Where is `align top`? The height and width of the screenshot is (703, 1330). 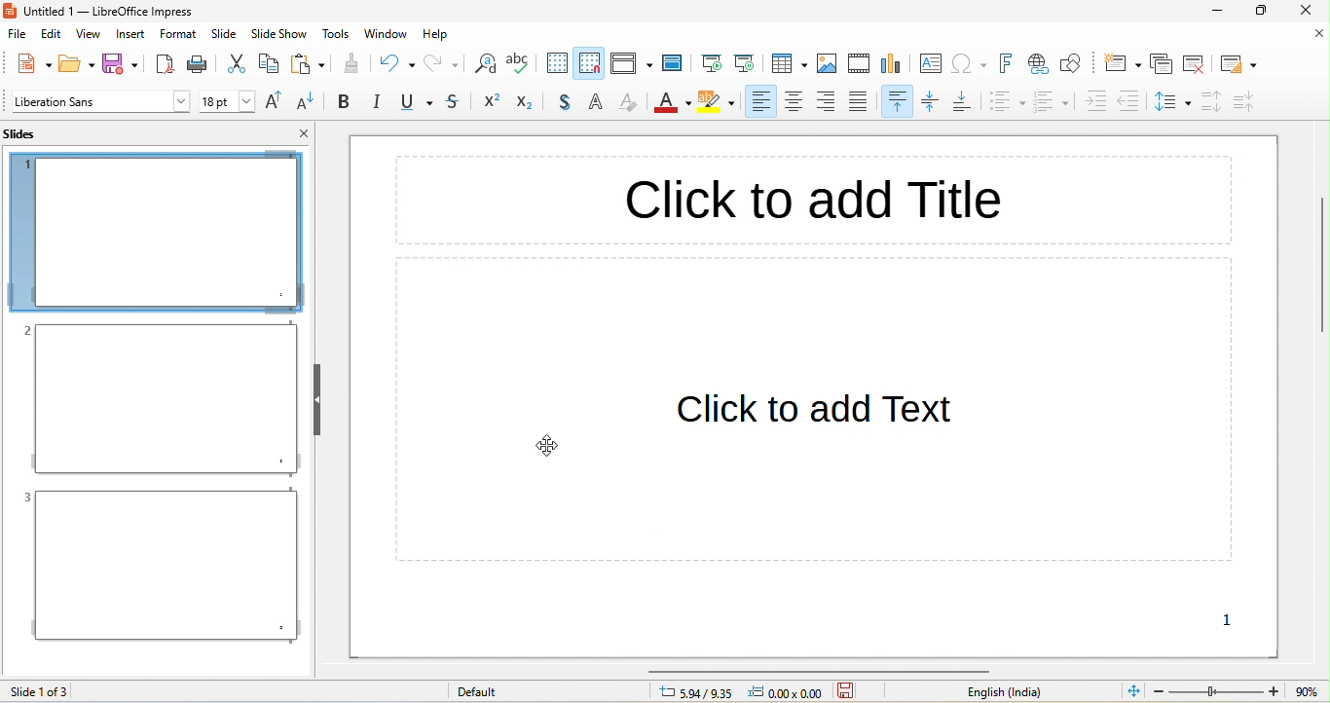
align top is located at coordinates (899, 102).